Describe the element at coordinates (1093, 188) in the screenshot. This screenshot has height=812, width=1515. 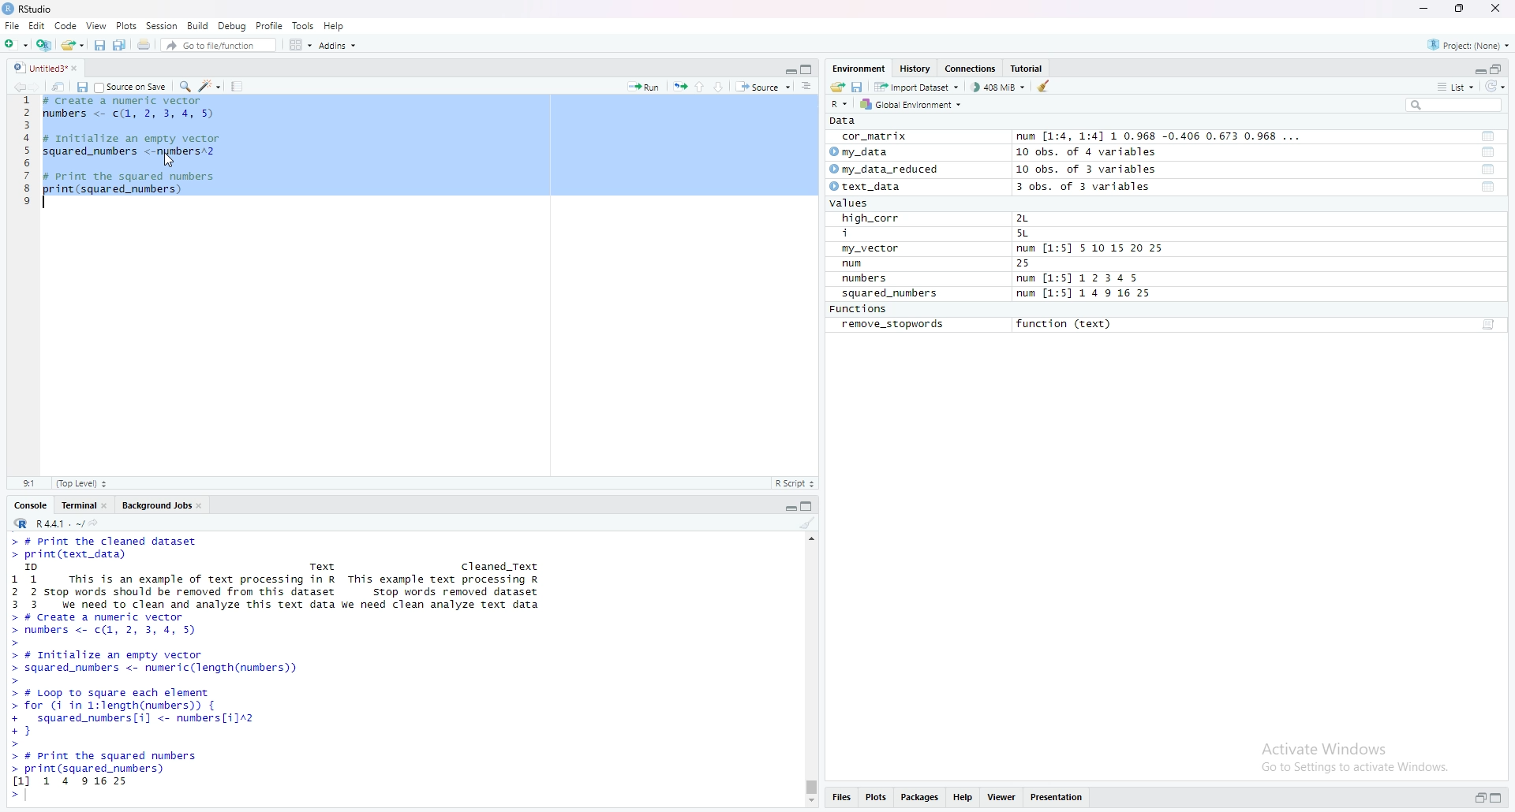
I see `3 obs. of 3 variables` at that location.